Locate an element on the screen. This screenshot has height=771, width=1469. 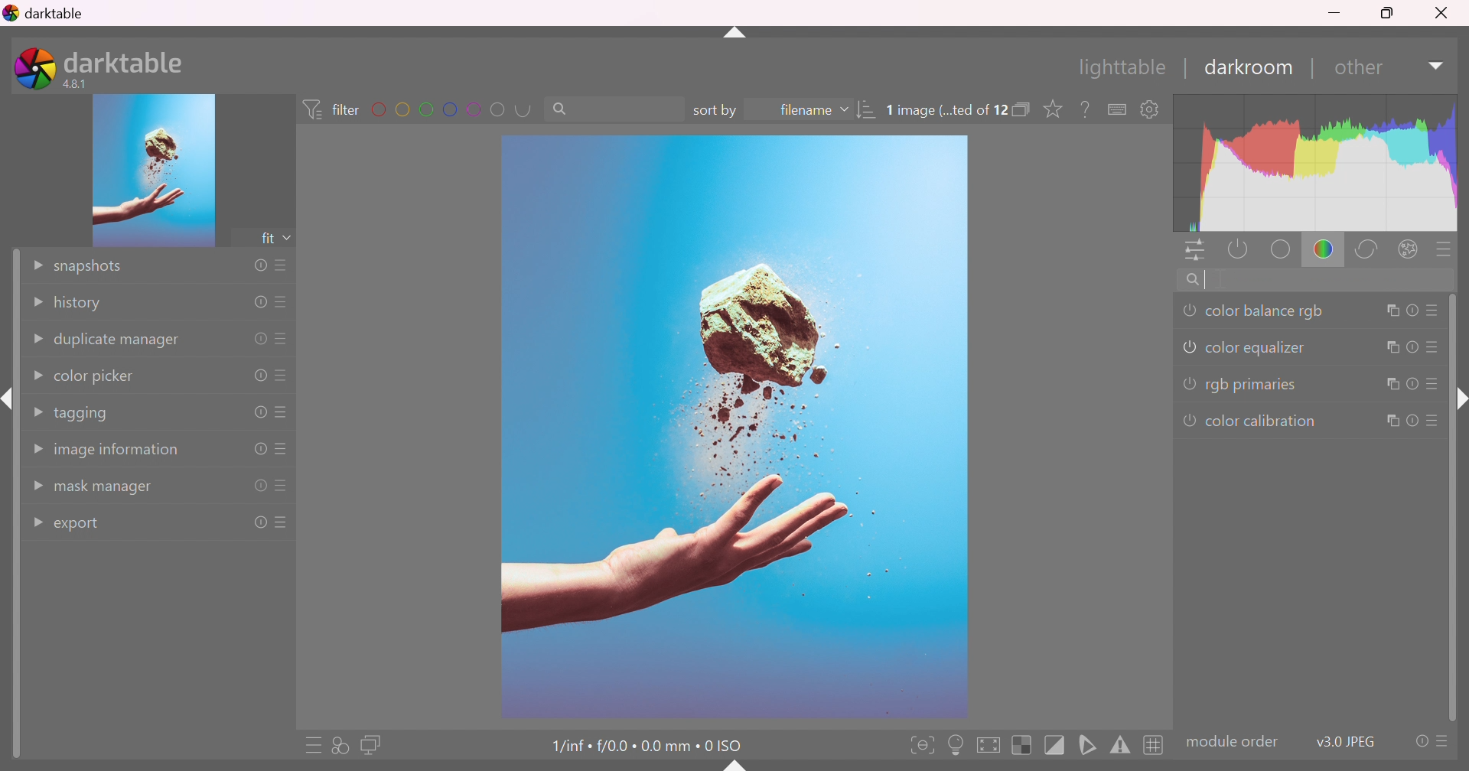
darktable is located at coordinates (48, 12).